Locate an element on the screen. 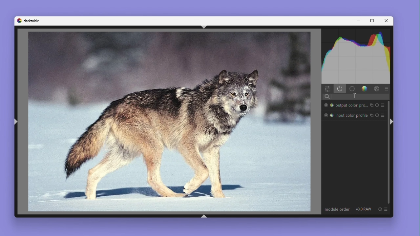 The height and width of the screenshot is (236, 420). cursor is located at coordinates (355, 96).